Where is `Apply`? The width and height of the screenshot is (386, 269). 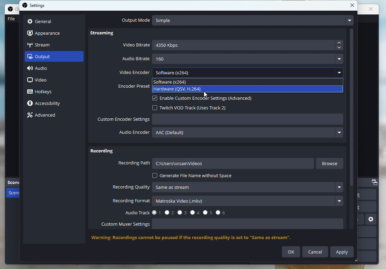 Apply is located at coordinates (343, 251).